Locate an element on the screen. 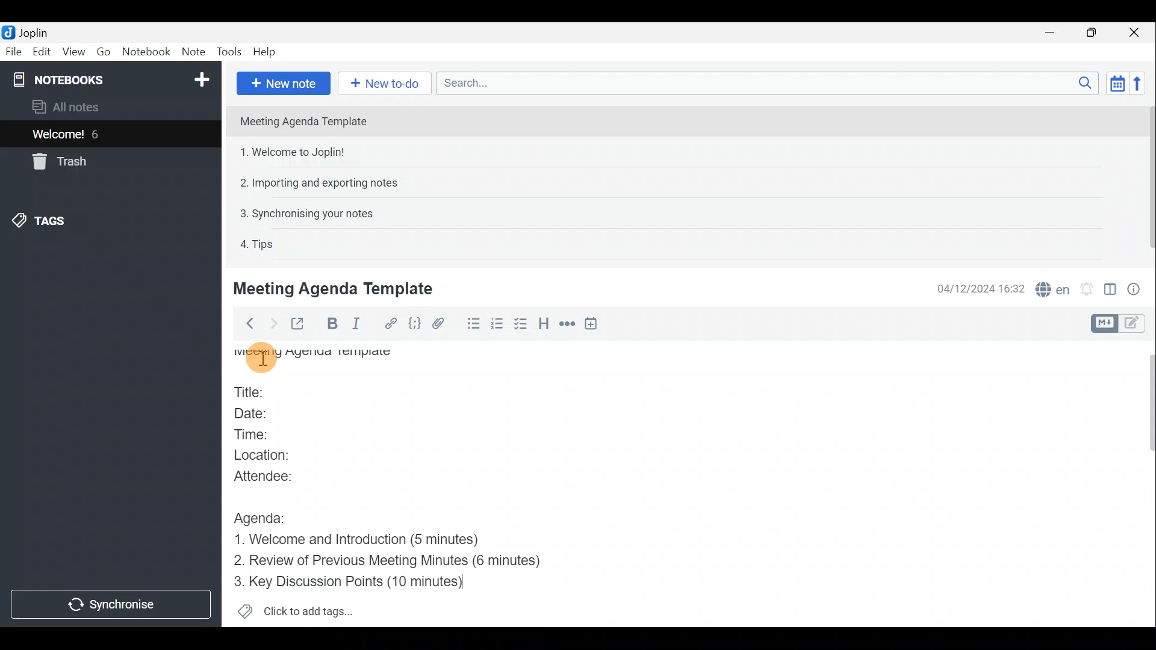 This screenshot has width=1156, height=650. Numbered list is located at coordinates (497, 326).